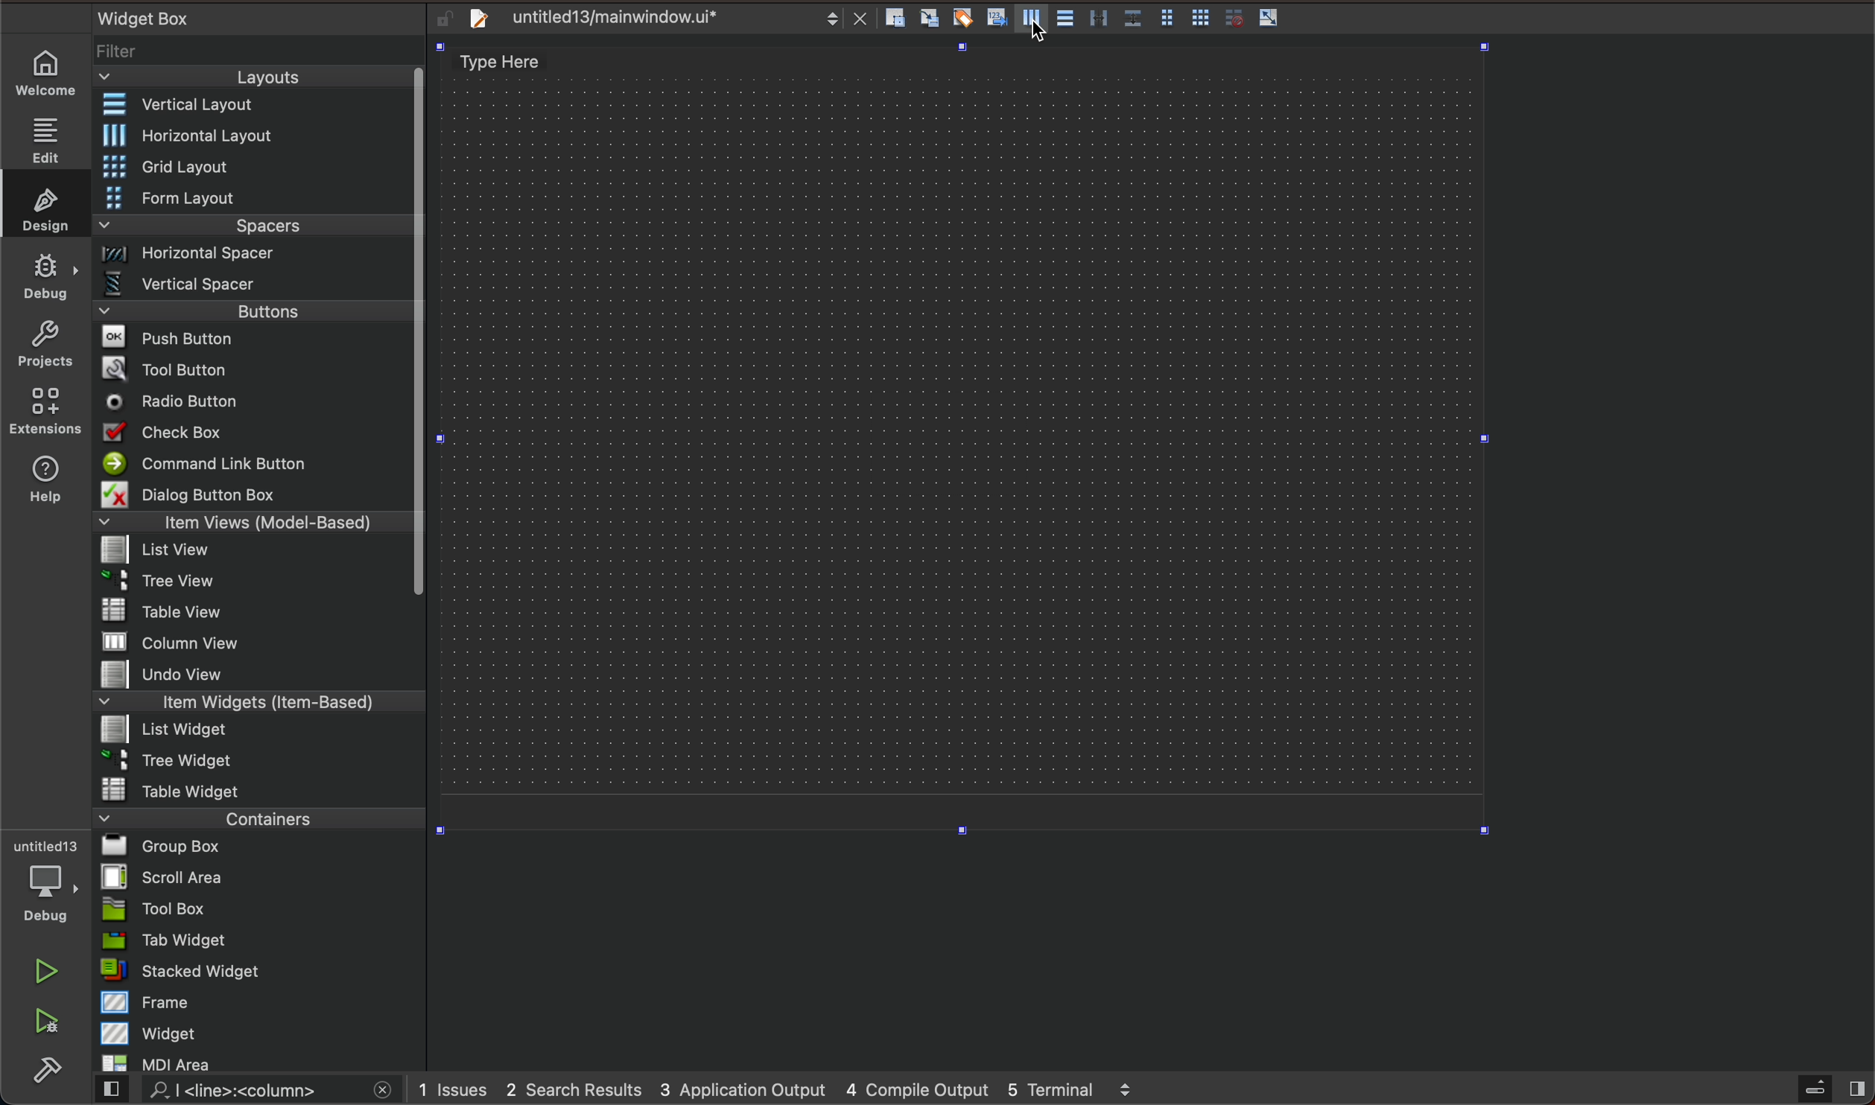 This screenshot has width=1875, height=1105. What do you see at coordinates (255, 137) in the screenshot?
I see `Horizontal layout` at bounding box center [255, 137].